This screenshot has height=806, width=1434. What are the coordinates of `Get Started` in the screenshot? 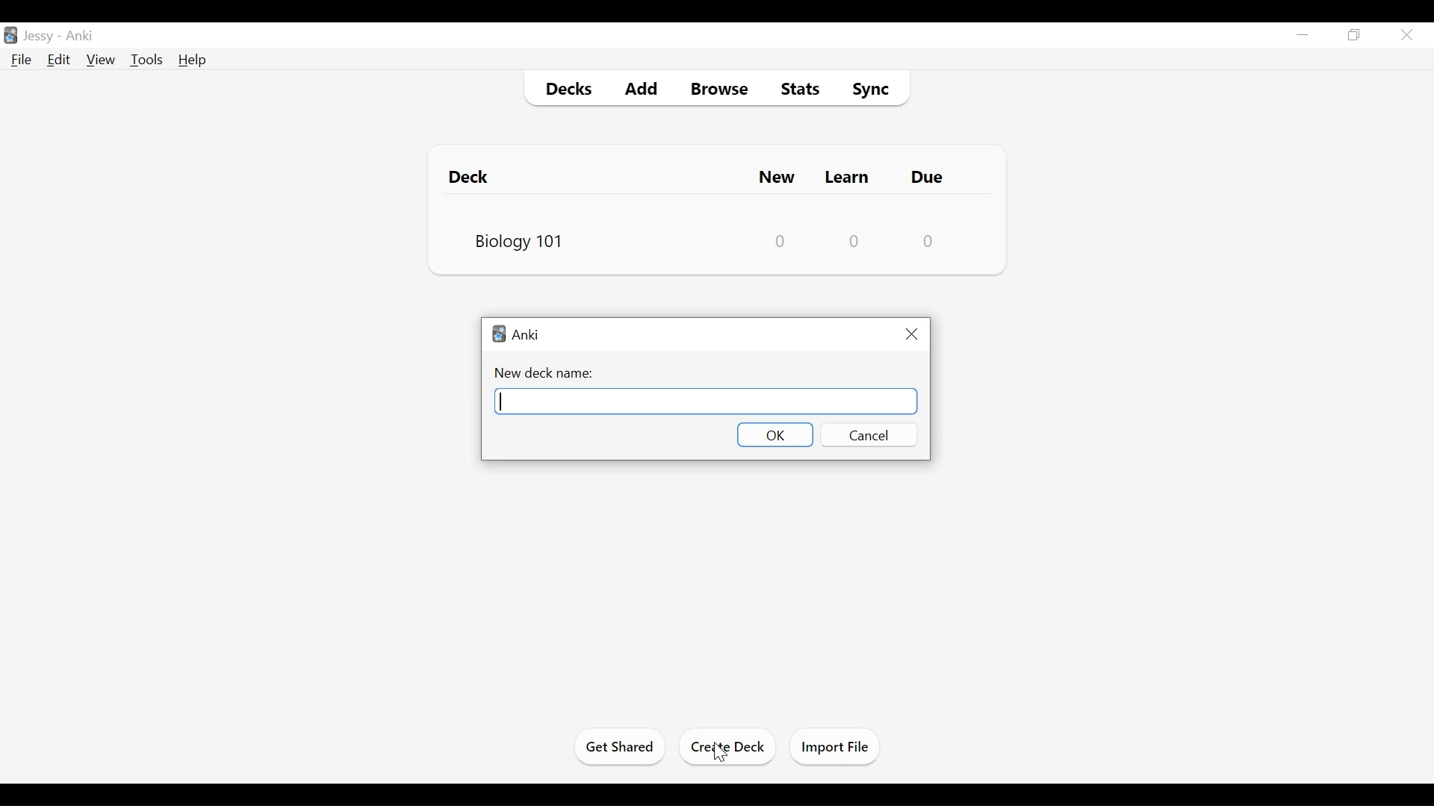 It's located at (622, 748).